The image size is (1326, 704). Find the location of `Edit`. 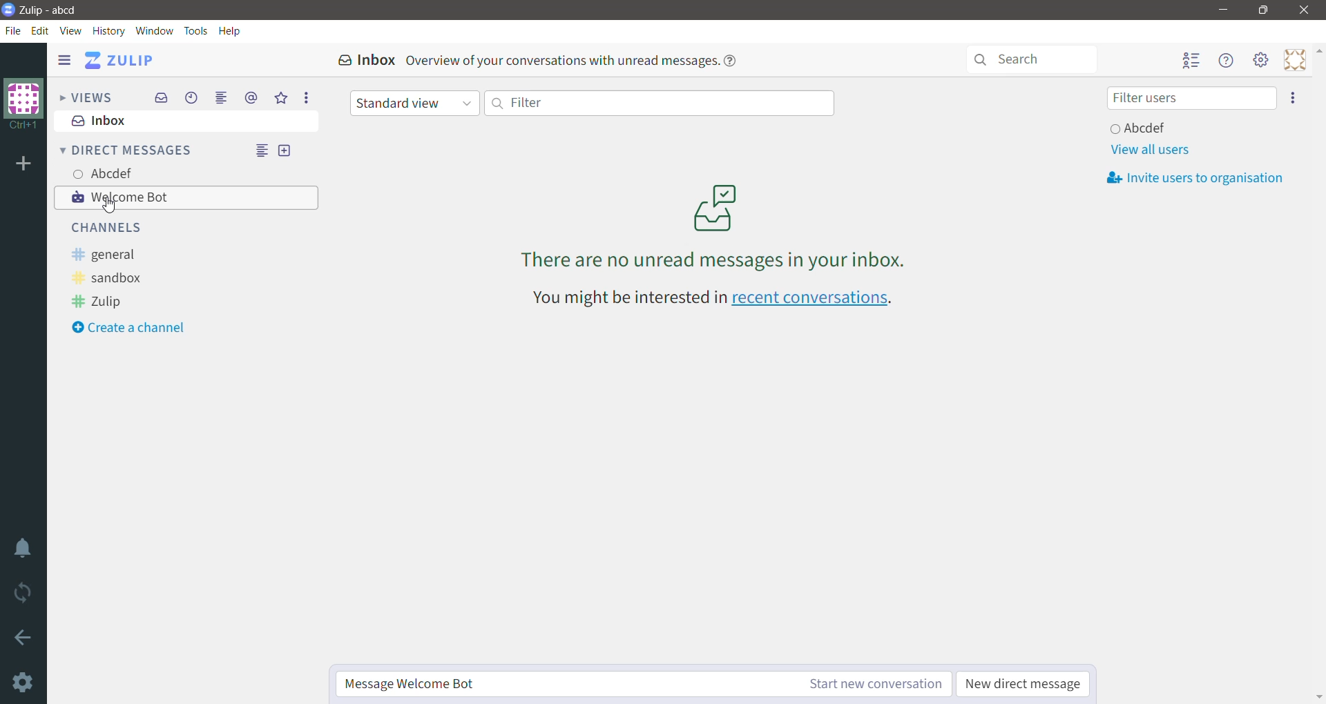

Edit is located at coordinates (42, 30).